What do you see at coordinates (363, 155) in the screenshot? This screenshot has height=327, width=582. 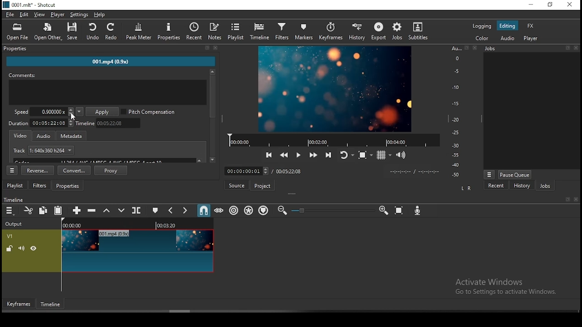 I see `toggle zoom` at bounding box center [363, 155].